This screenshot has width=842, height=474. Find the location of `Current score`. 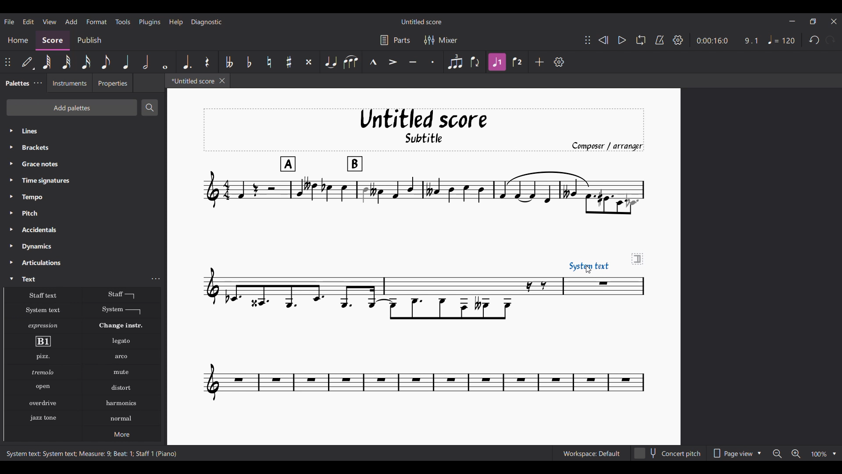

Current score is located at coordinates (599, 182).